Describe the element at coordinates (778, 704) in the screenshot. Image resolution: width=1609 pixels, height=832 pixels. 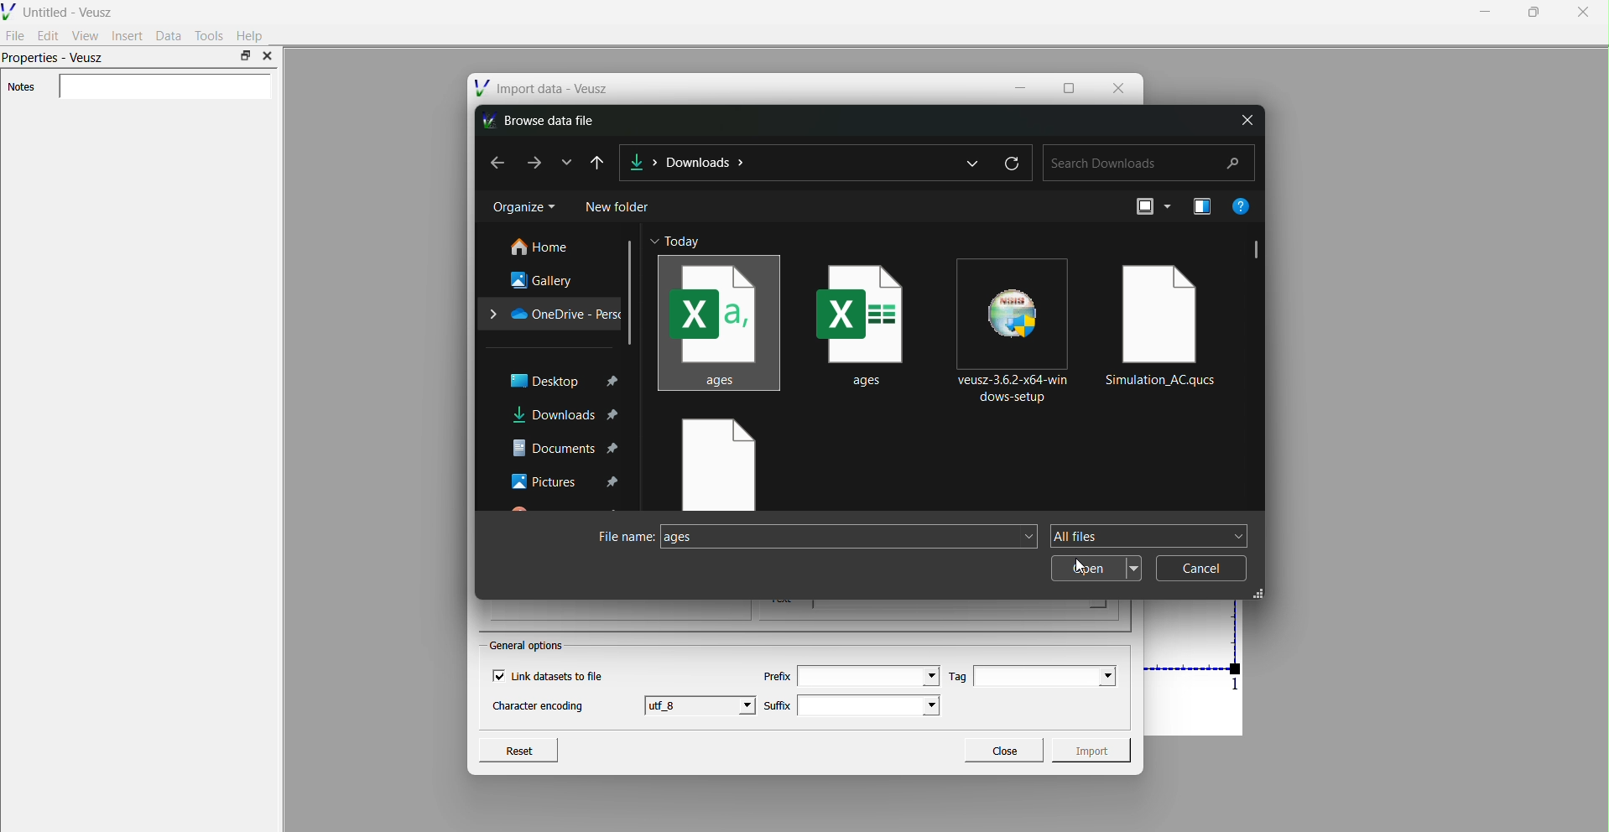
I see `Suffix` at that location.